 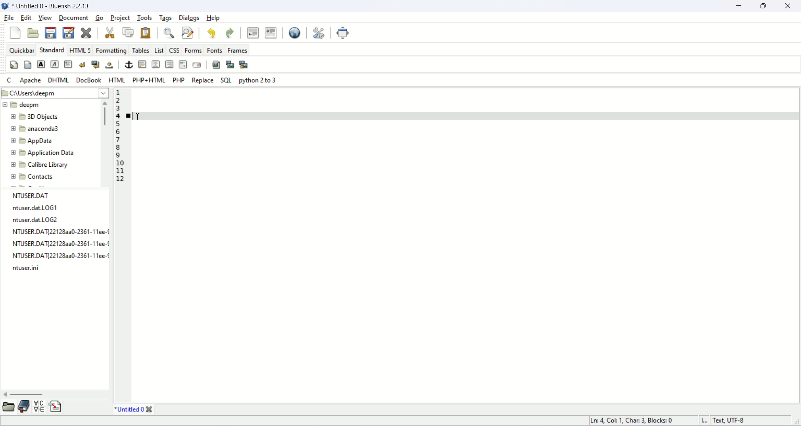 What do you see at coordinates (237, 50) in the screenshot?
I see `frames` at bounding box center [237, 50].